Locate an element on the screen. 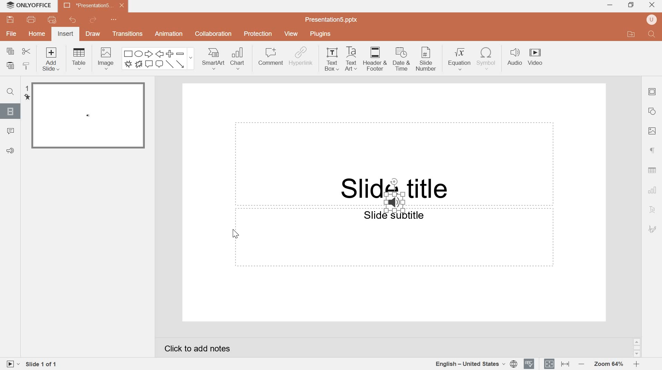 This screenshot has height=370, width=662. Image is located at coordinates (653, 131).